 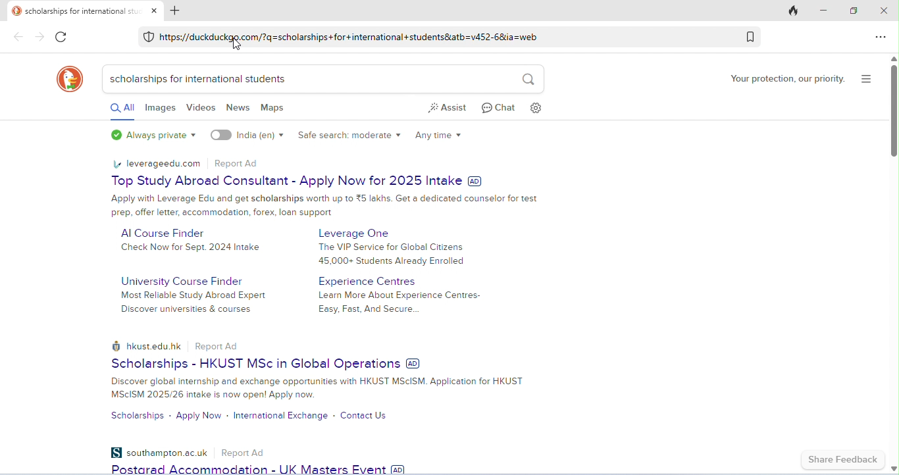 What do you see at coordinates (137, 415) in the screenshot?
I see `scholarships` at bounding box center [137, 415].